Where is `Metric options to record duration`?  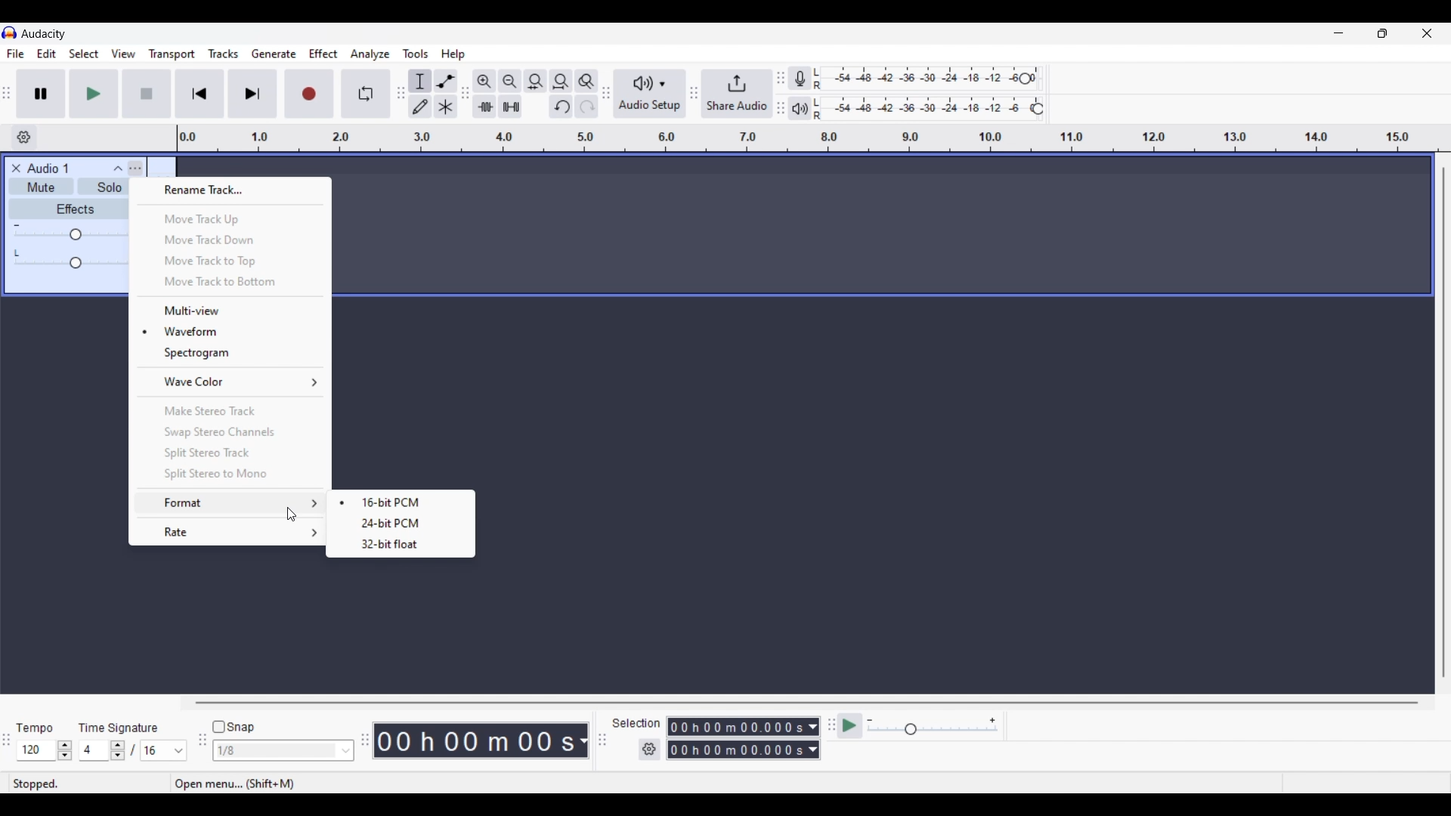
Metric options to record duration is located at coordinates (812, 739).